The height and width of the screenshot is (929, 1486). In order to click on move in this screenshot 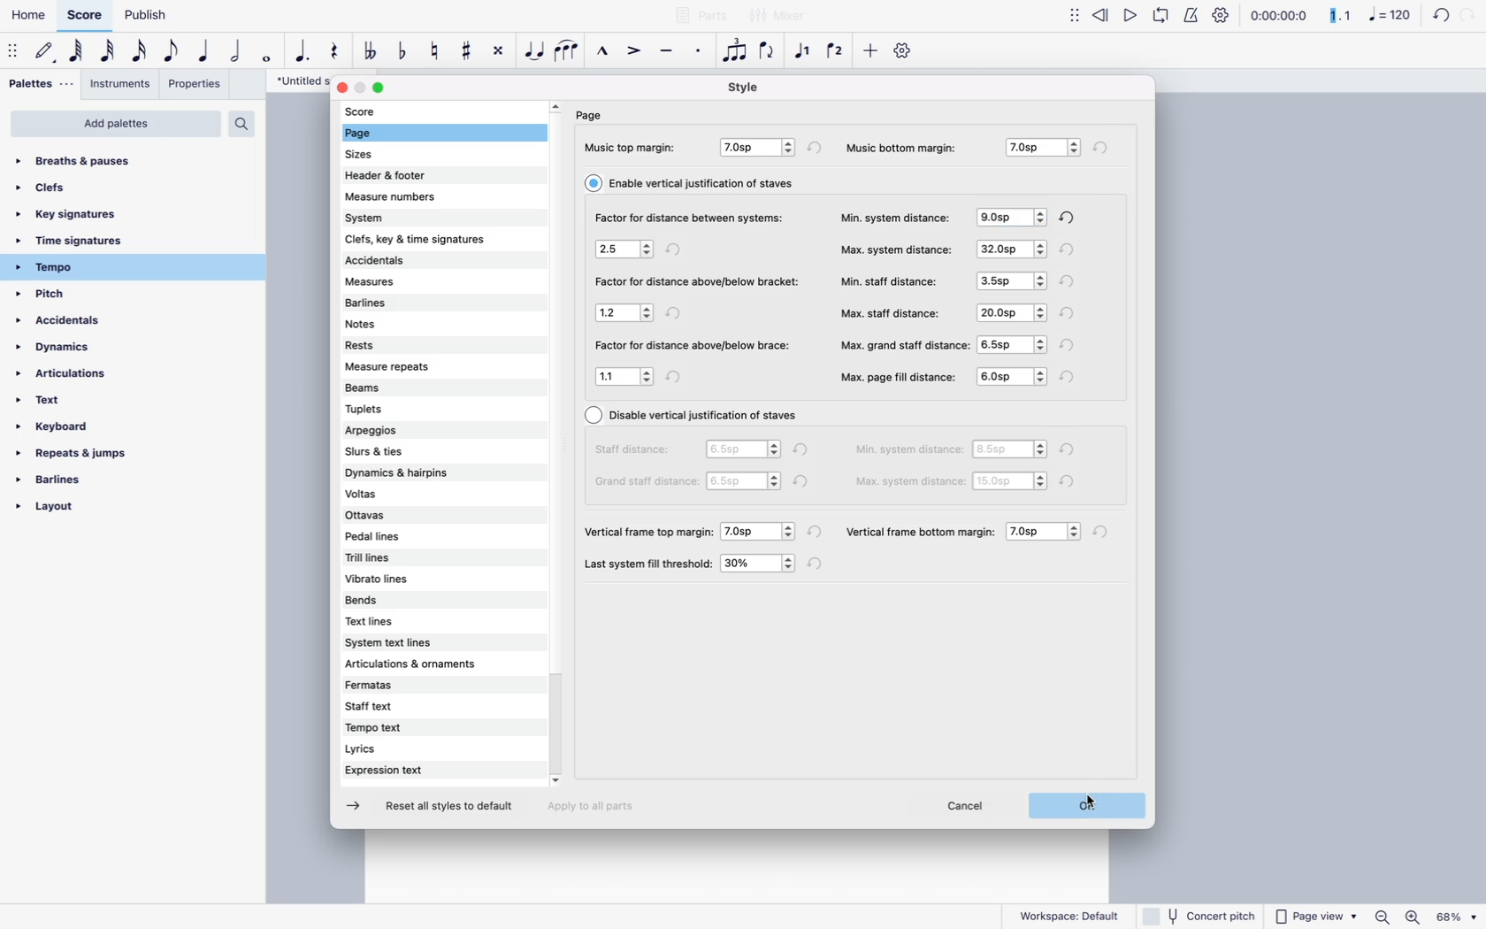, I will do `click(14, 54)`.